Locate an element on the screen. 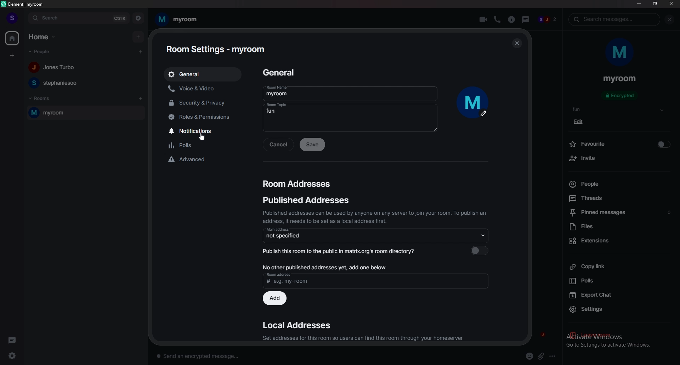  main address is located at coordinates (376, 235).